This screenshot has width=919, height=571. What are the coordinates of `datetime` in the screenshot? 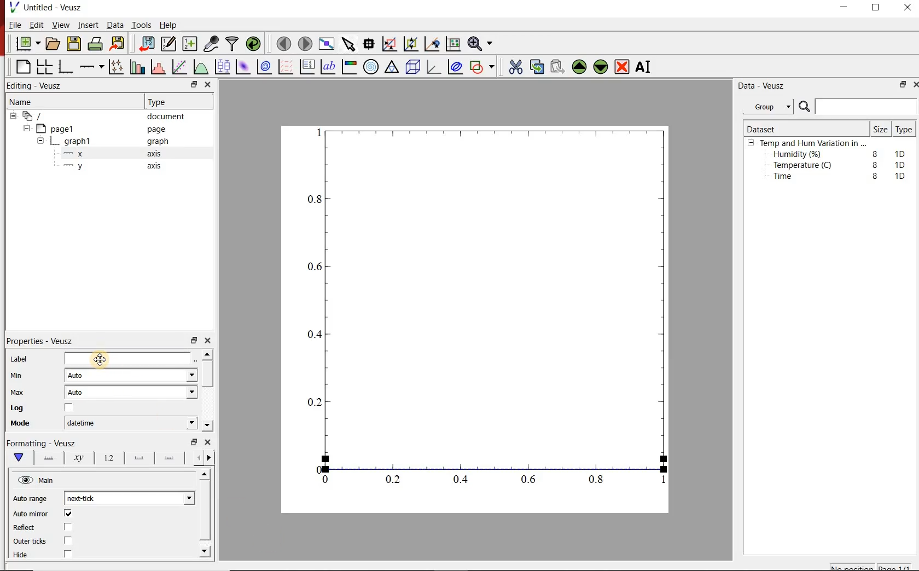 It's located at (84, 423).